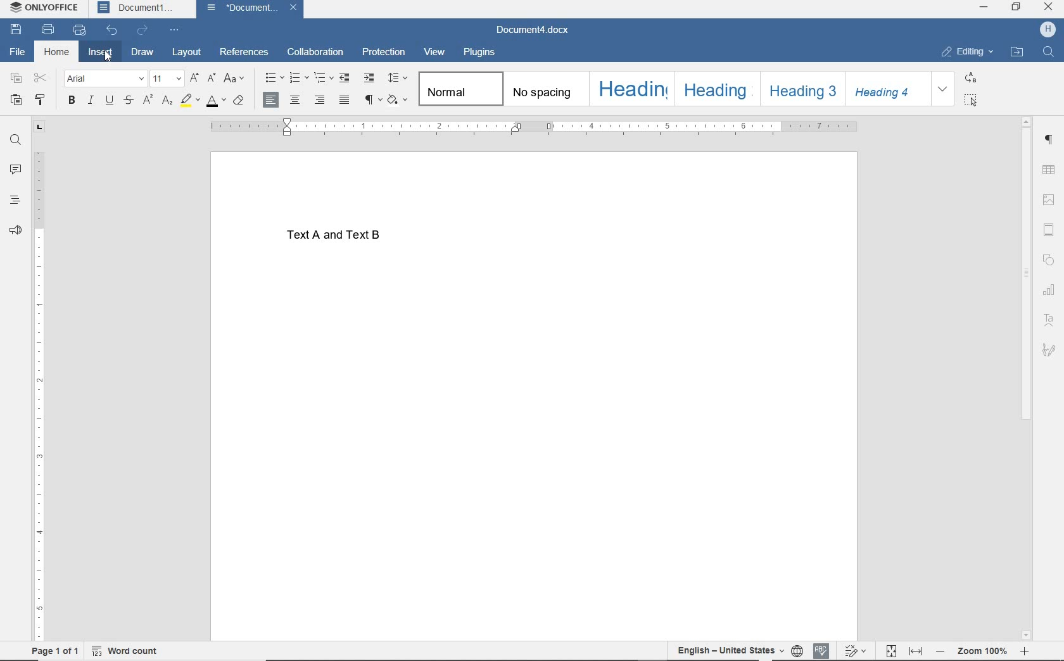 The height and width of the screenshot is (661, 1064). What do you see at coordinates (71, 101) in the screenshot?
I see `BOLD` at bounding box center [71, 101].